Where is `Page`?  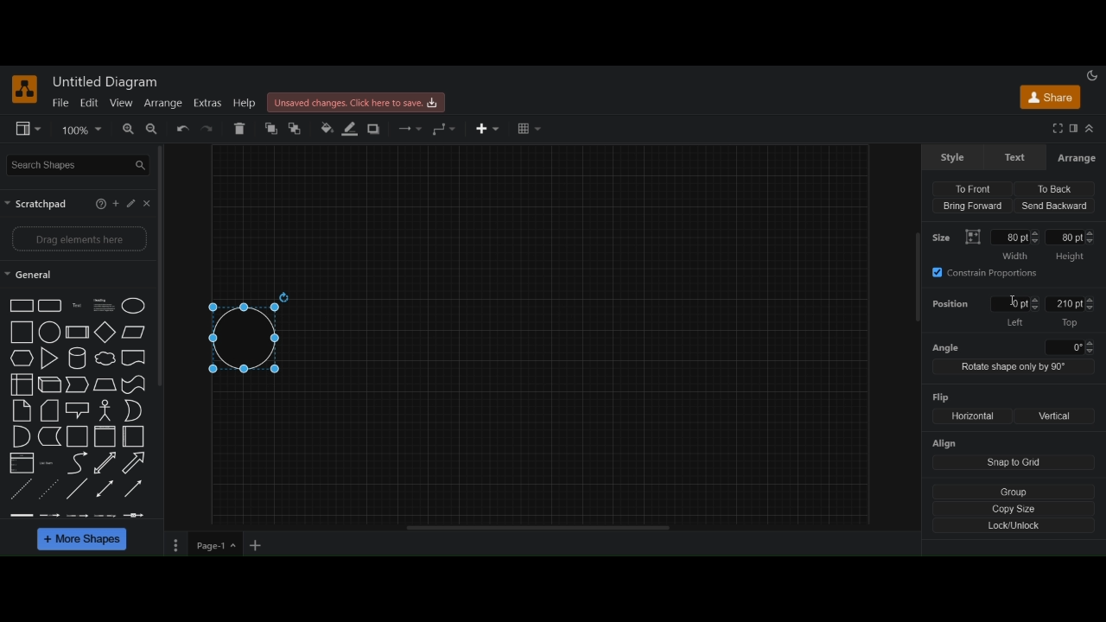
Page is located at coordinates (22, 411).